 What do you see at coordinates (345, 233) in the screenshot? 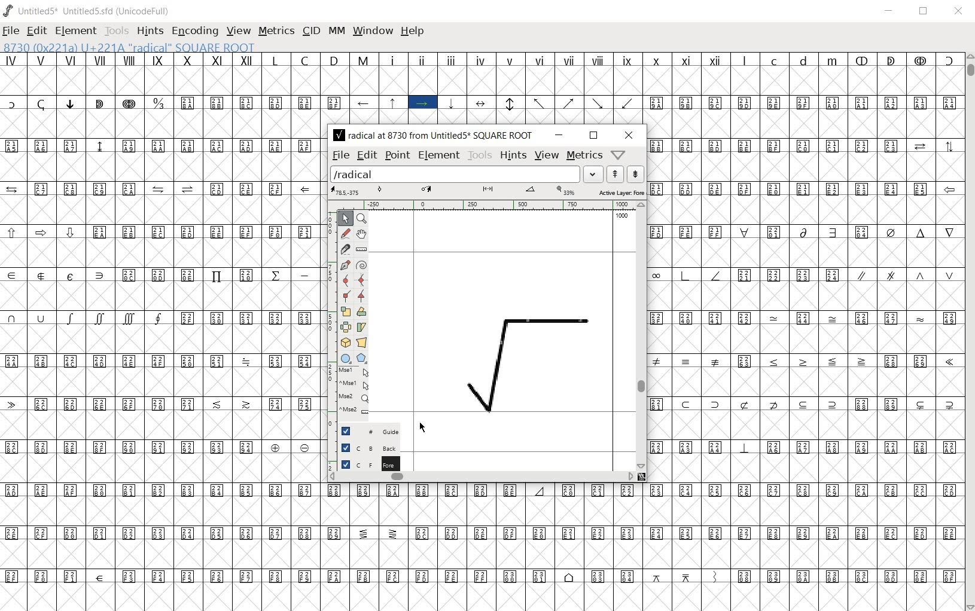
I see `draw a freehand curve` at bounding box center [345, 233].